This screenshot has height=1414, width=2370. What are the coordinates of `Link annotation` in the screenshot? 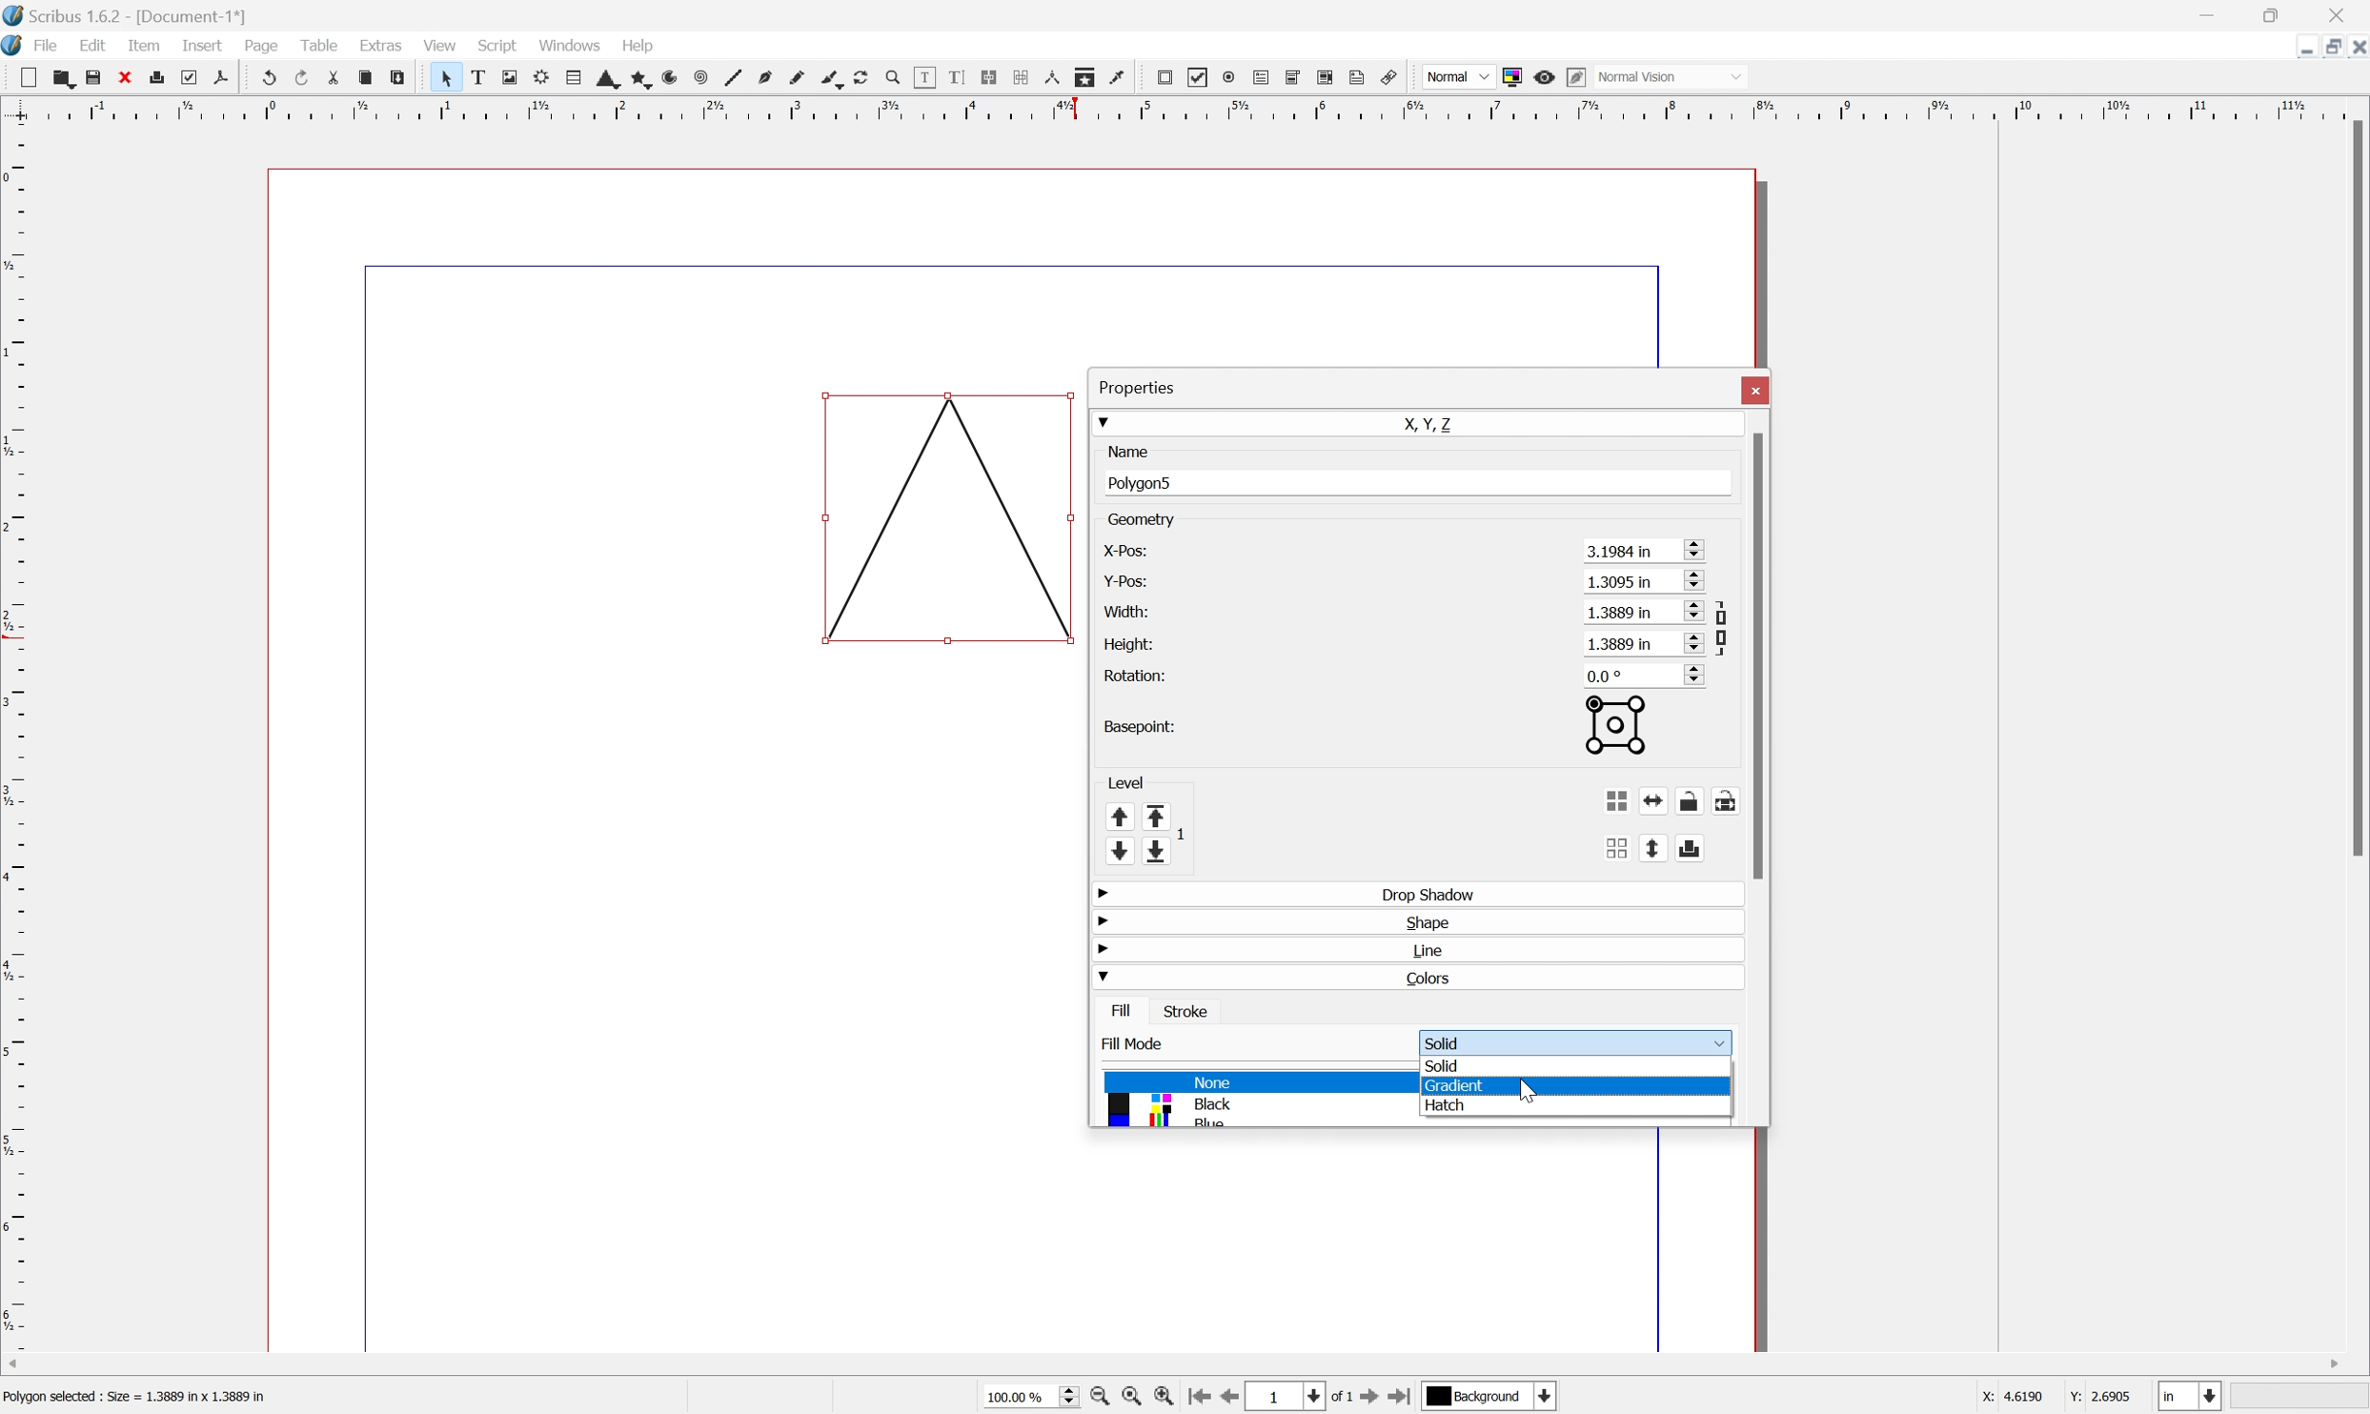 It's located at (1391, 76).